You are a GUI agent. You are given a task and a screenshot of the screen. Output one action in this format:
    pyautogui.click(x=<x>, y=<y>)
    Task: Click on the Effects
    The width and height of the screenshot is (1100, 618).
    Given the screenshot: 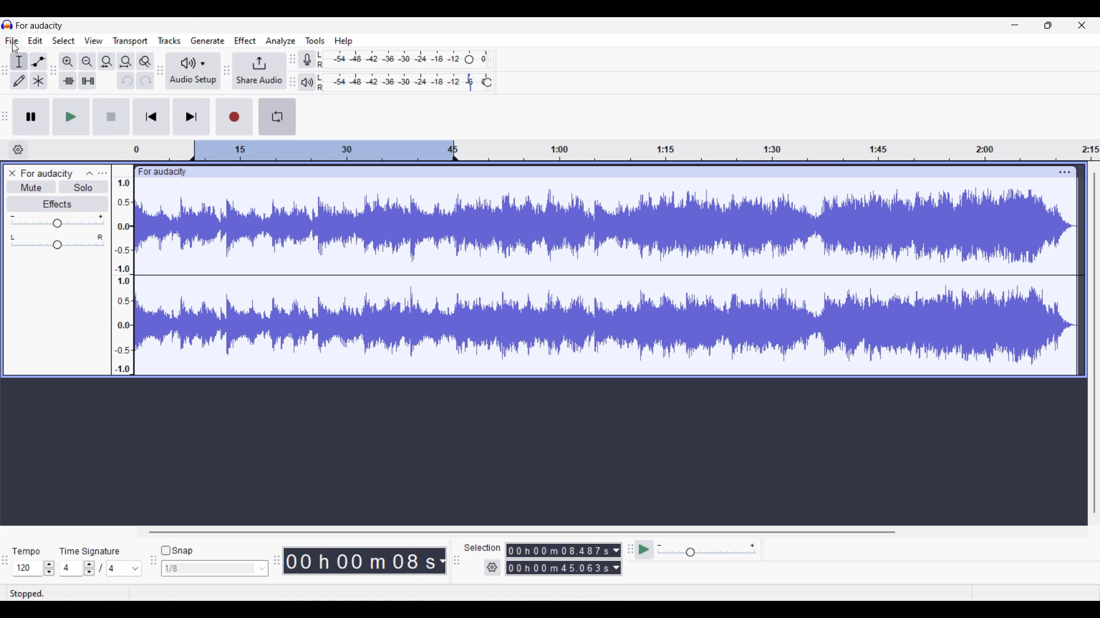 What is the action you would take?
    pyautogui.click(x=58, y=204)
    